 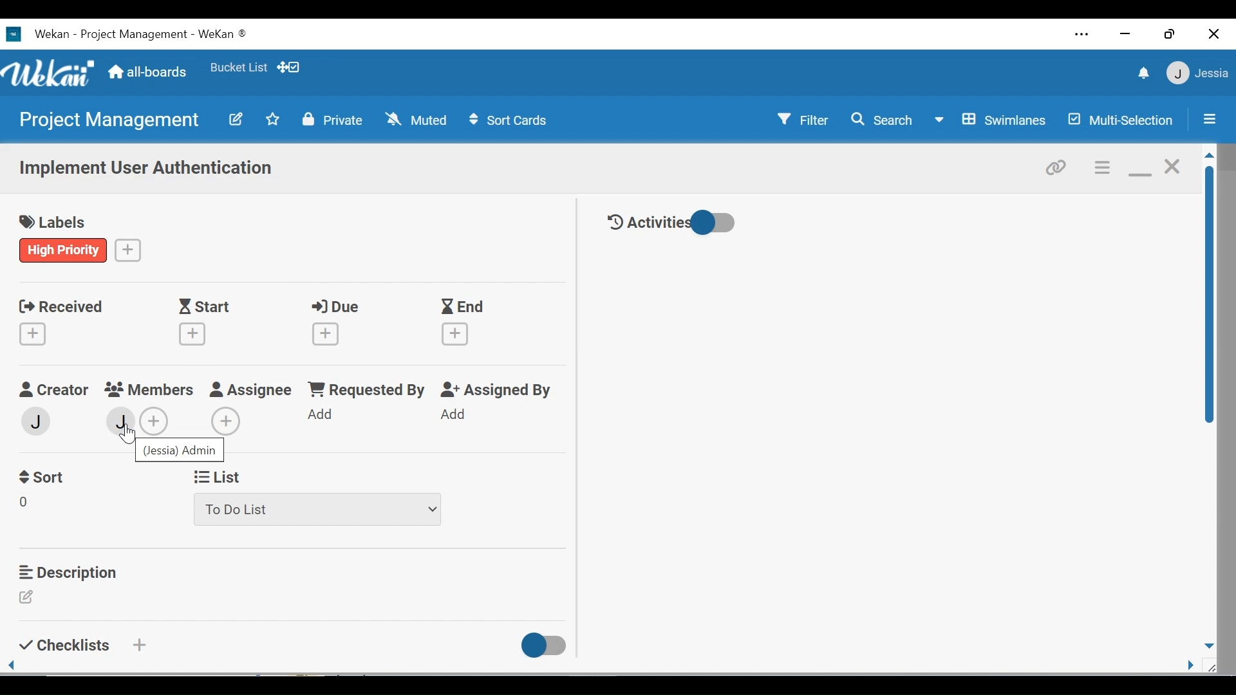 I want to click on minimize, so click(x=1138, y=167).